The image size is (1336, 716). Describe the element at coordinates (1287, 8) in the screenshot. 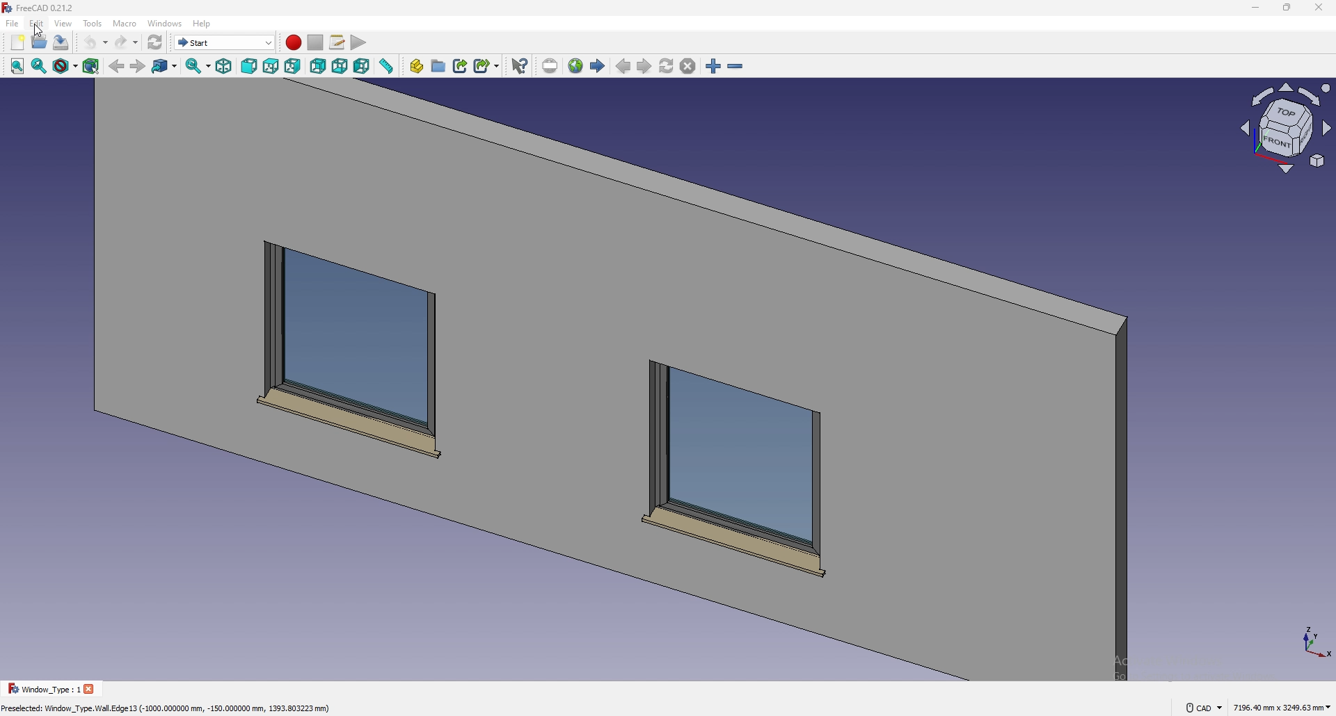

I see `resize` at that location.